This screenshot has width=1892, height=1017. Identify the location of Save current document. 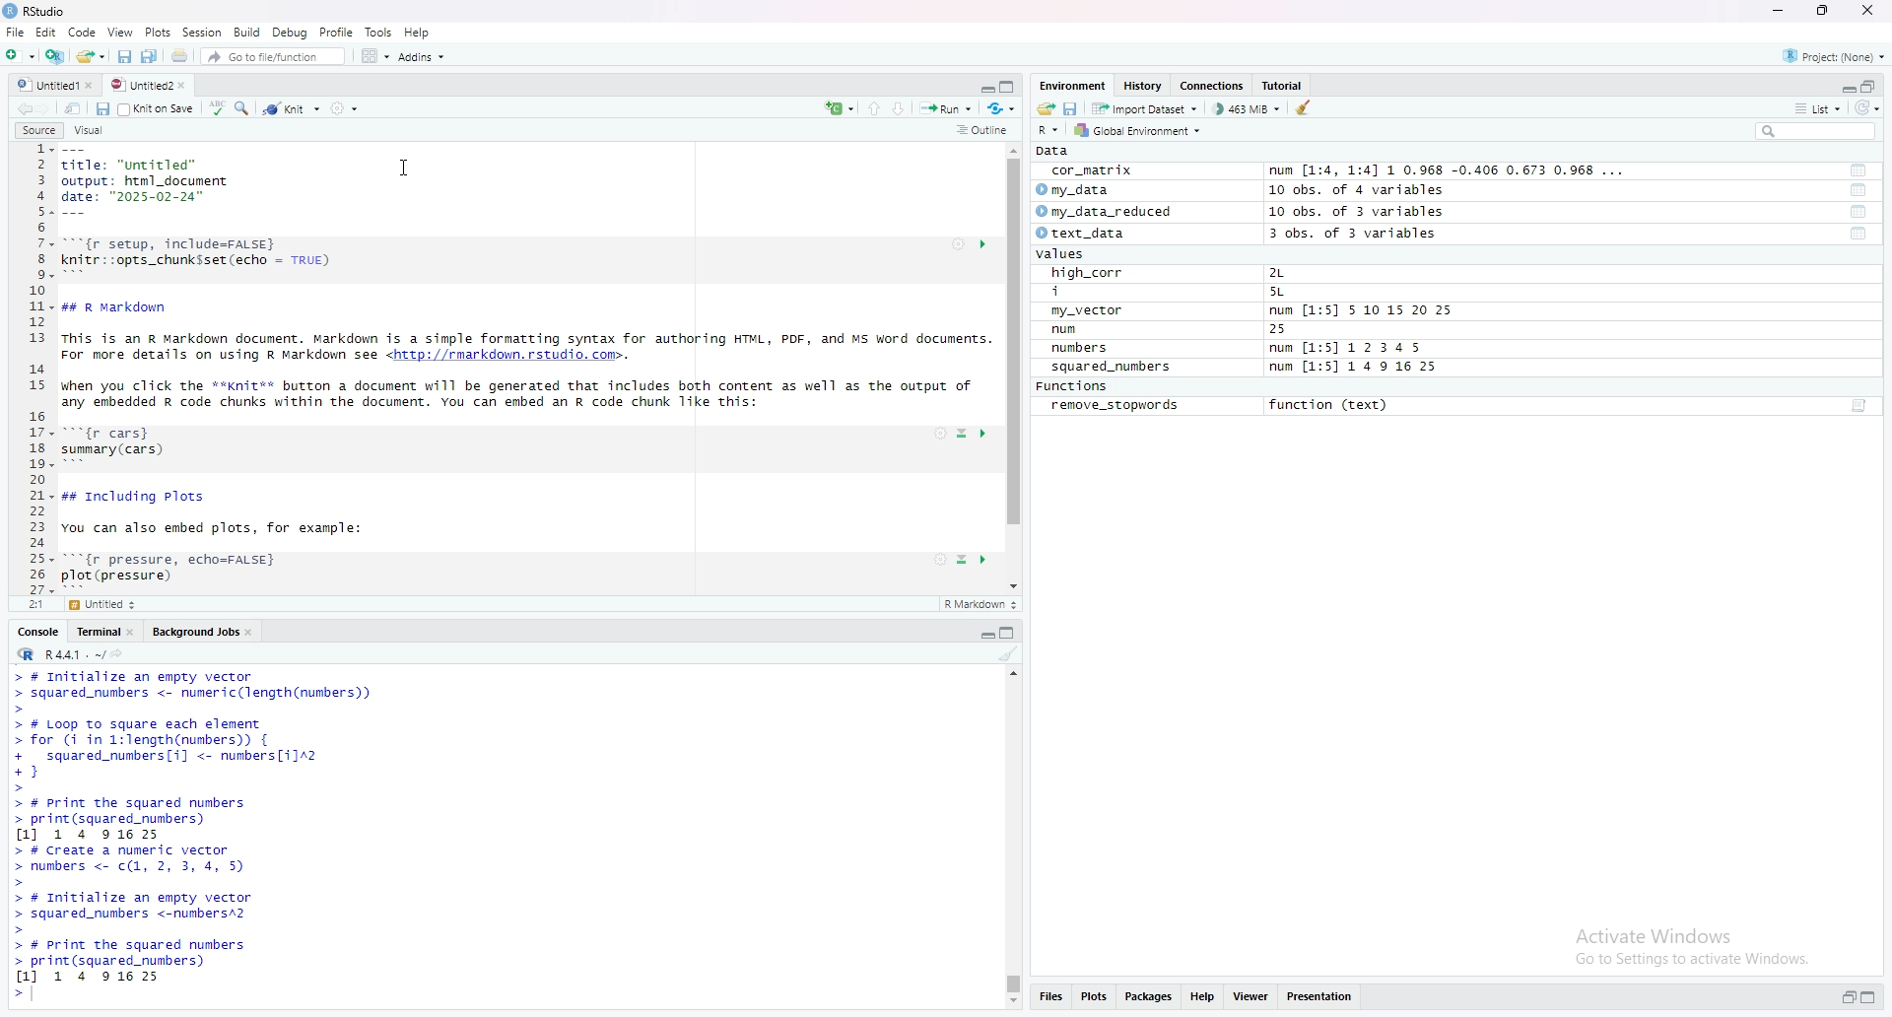
(124, 56).